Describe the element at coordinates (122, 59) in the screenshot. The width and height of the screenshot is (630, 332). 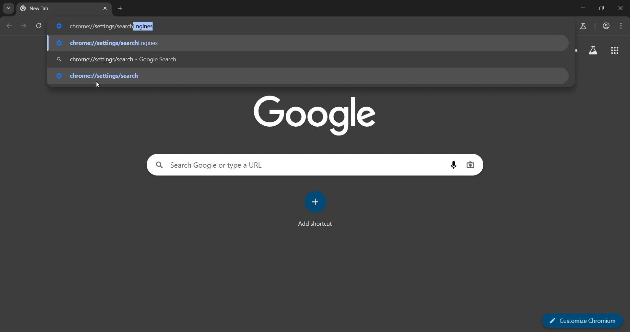
I see `chrome://settings/search` at that location.